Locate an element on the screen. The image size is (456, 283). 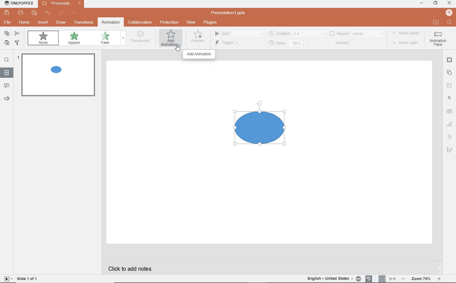
view is located at coordinates (192, 22).